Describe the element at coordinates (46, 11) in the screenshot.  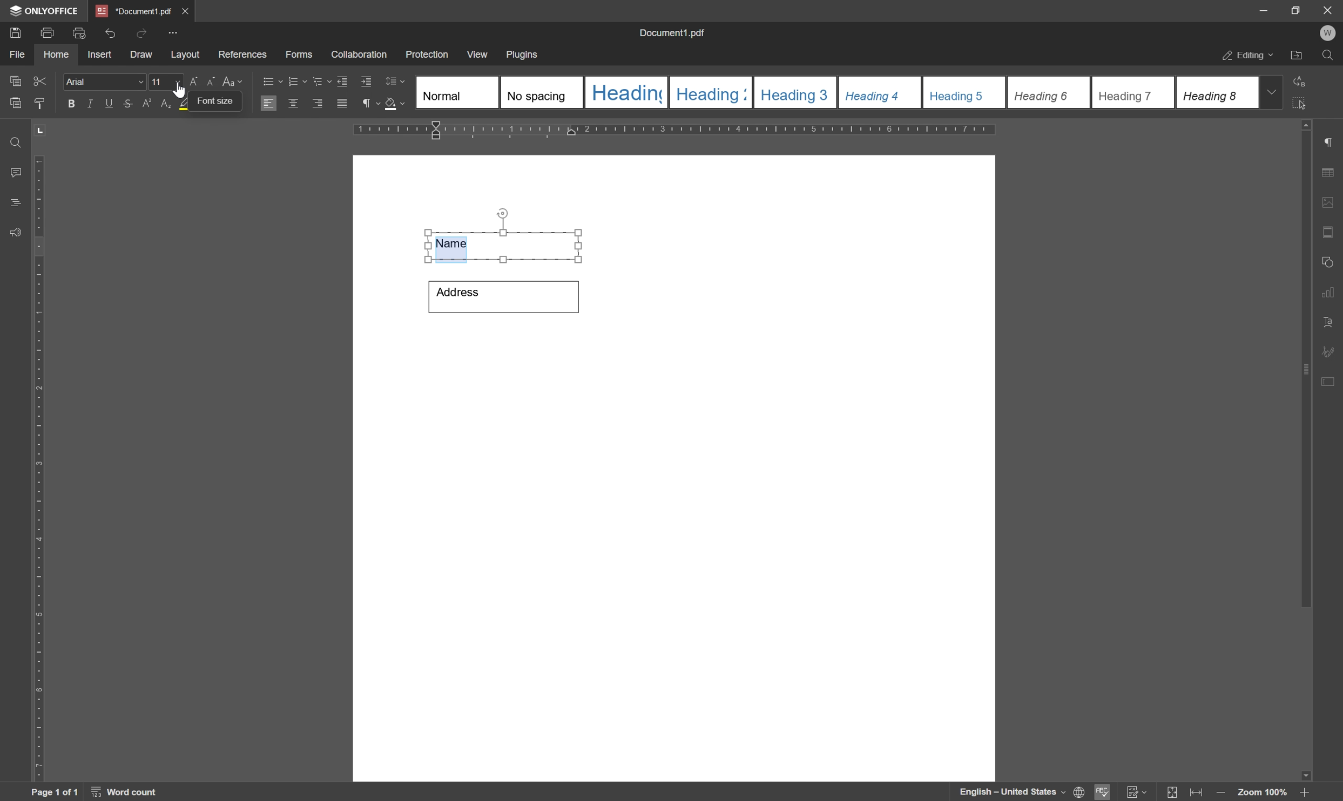
I see `onlyoffice` at that location.